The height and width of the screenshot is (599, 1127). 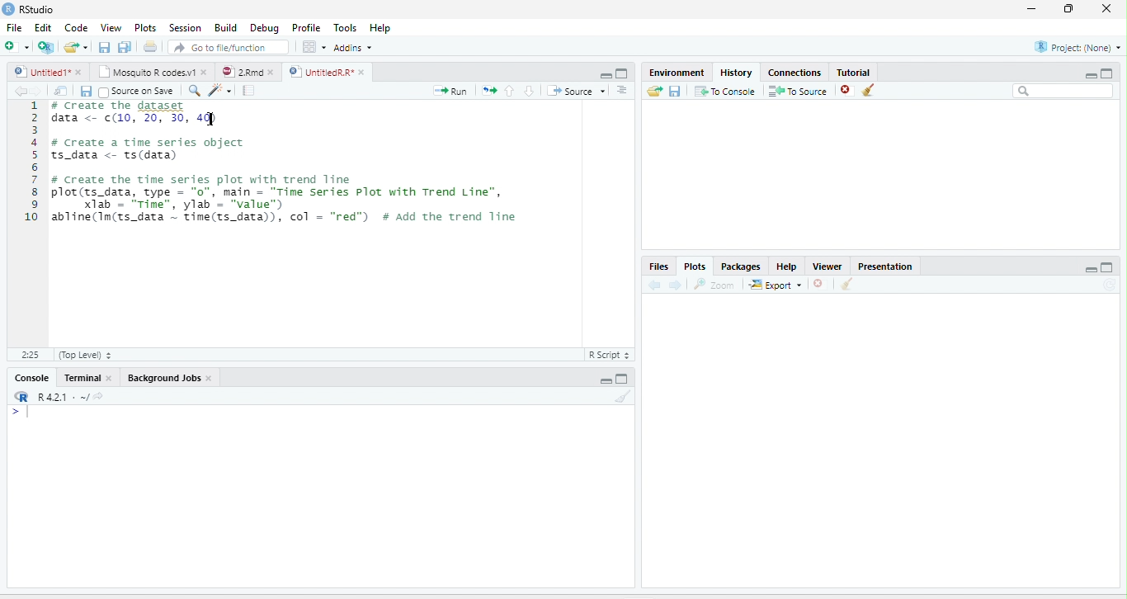 I want to click on Previous plot, so click(x=654, y=284).